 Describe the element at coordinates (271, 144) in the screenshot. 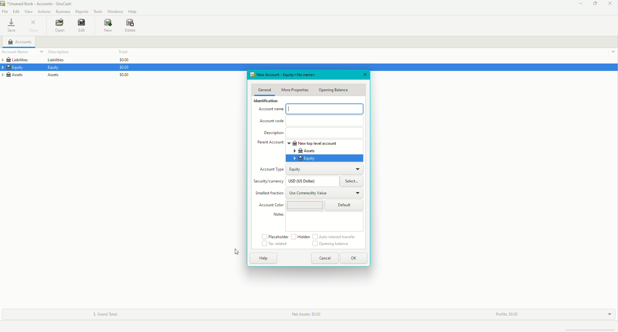

I see `Parent Account` at that location.